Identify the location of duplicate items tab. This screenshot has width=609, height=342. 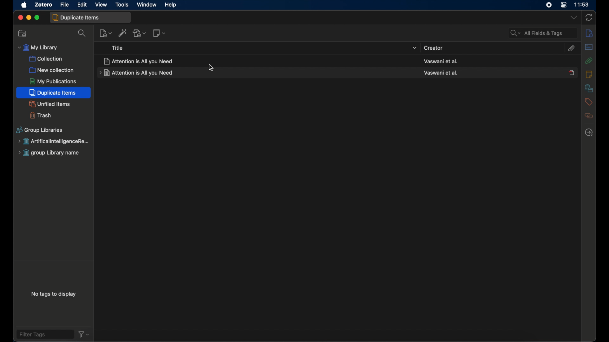
(90, 18).